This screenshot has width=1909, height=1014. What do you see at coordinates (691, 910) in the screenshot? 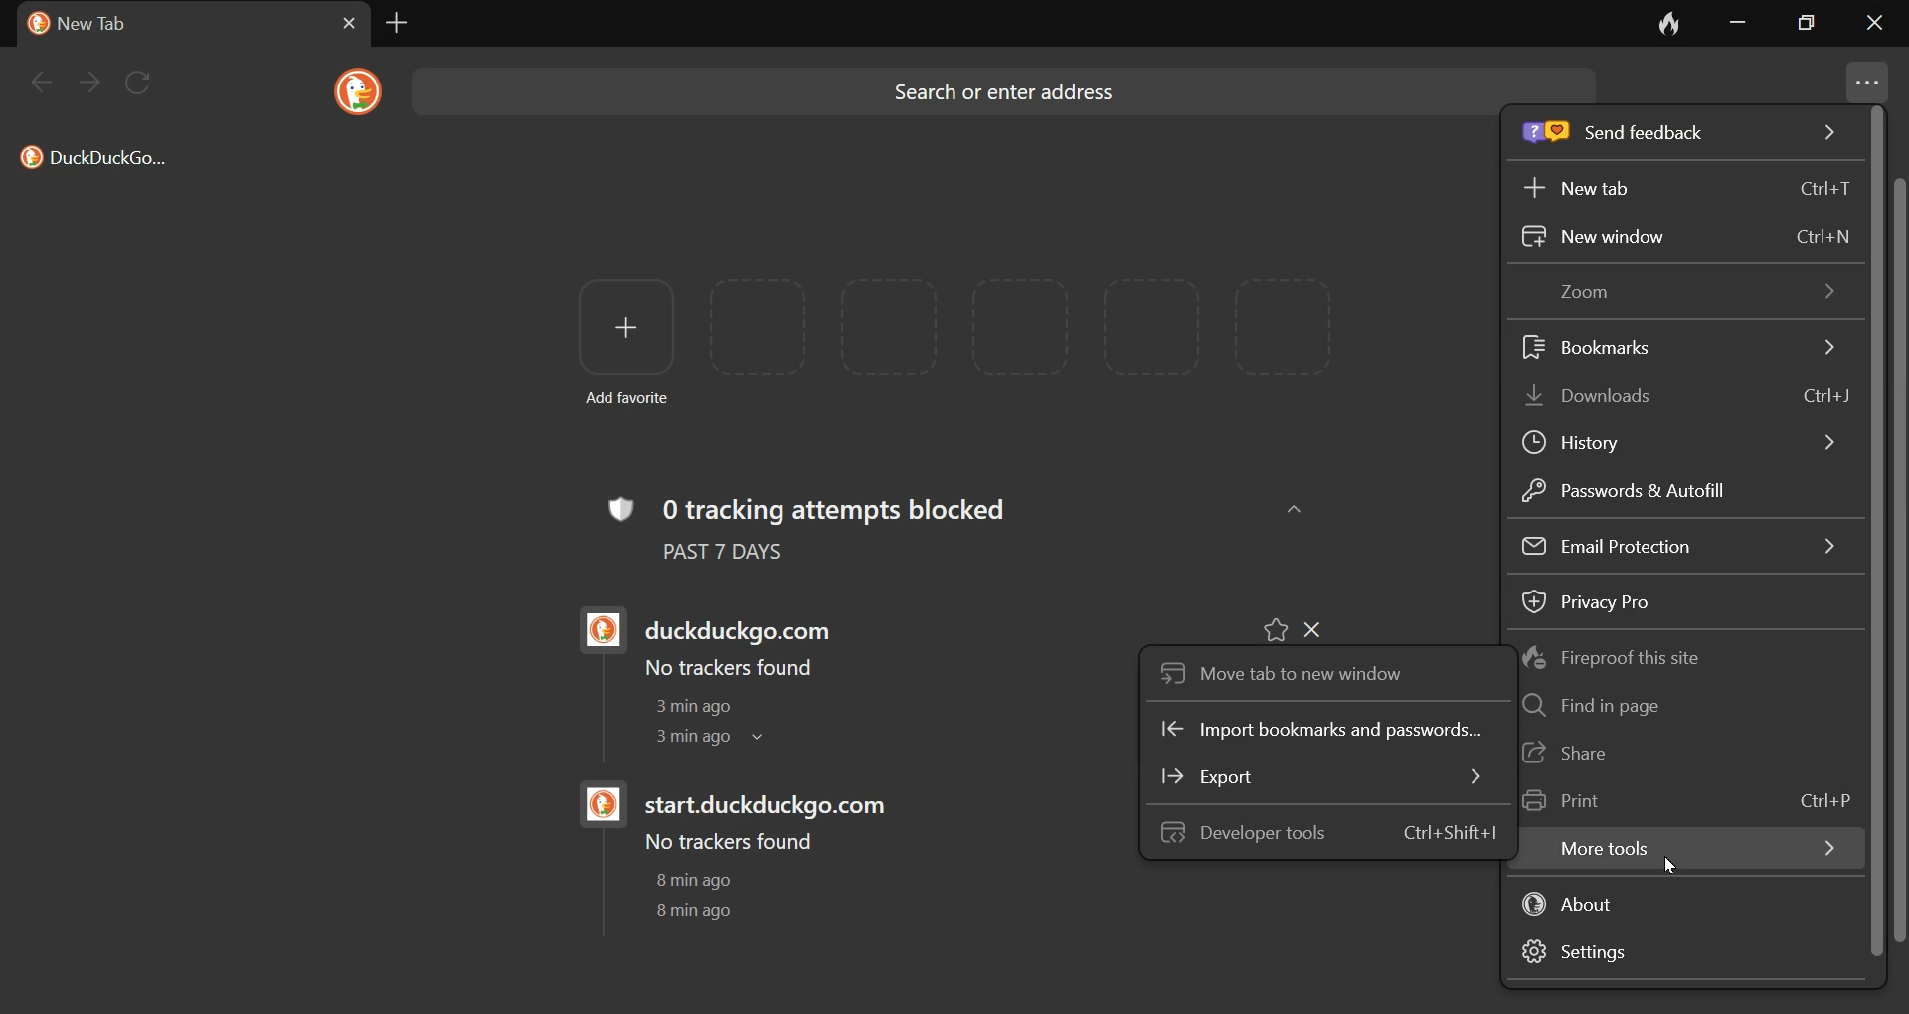
I see `8 min ago` at bounding box center [691, 910].